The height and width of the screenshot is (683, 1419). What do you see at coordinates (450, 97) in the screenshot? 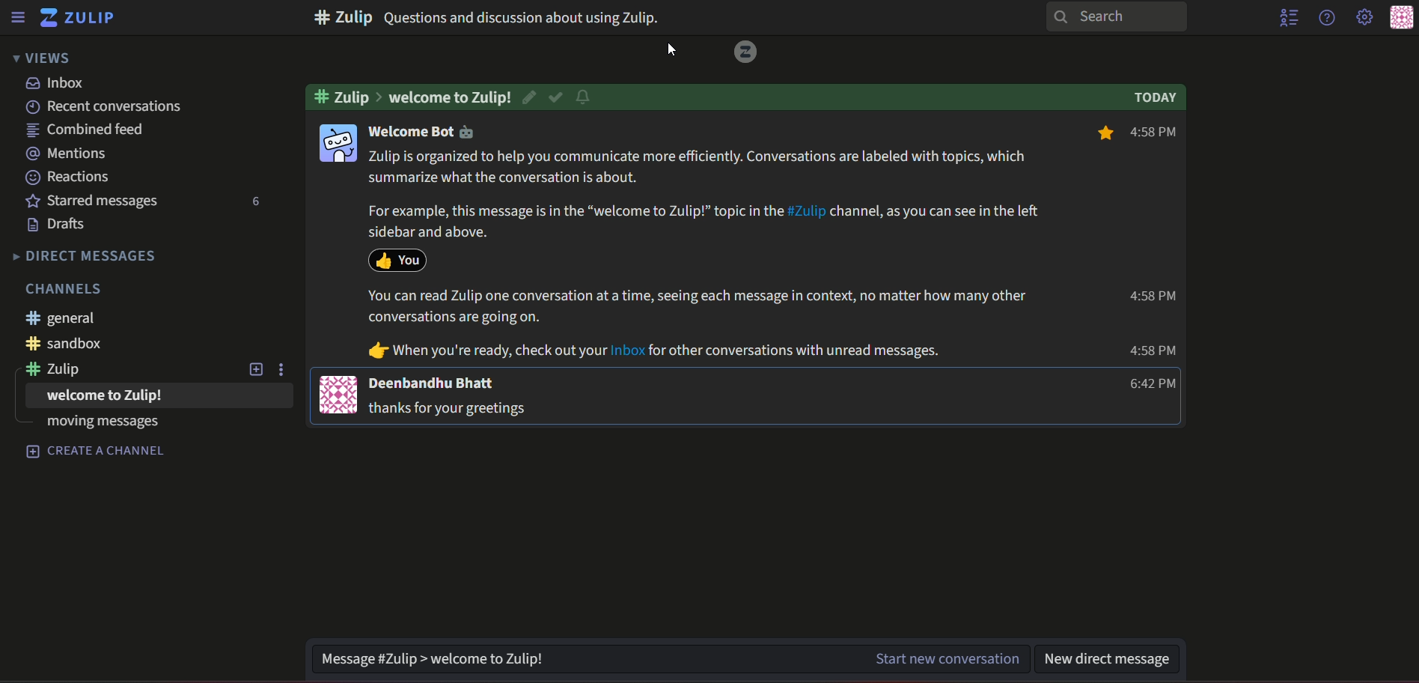
I see `welcome to Zulip!` at bounding box center [450, 97].